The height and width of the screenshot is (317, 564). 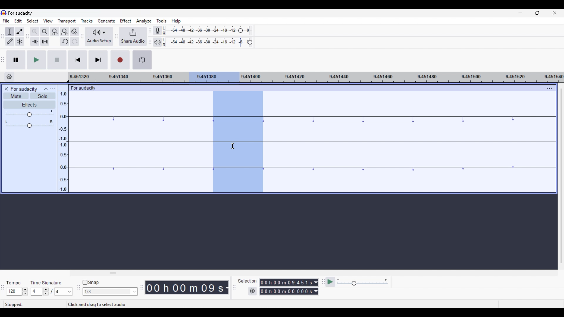 I want to click on Stop, so click(x=57, y=60).